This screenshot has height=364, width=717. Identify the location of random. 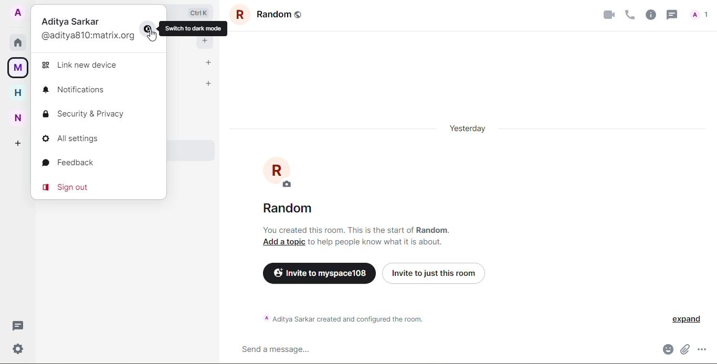
(291, 209).